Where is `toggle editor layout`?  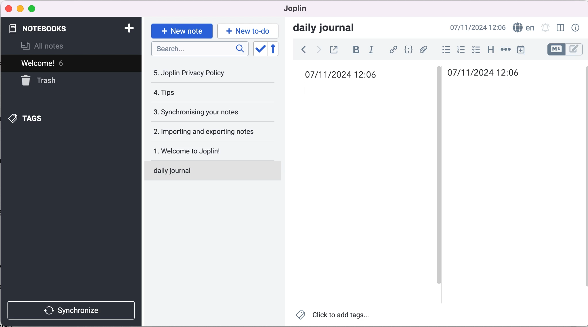
toggle editor layout is located at coordinates (560, 28).